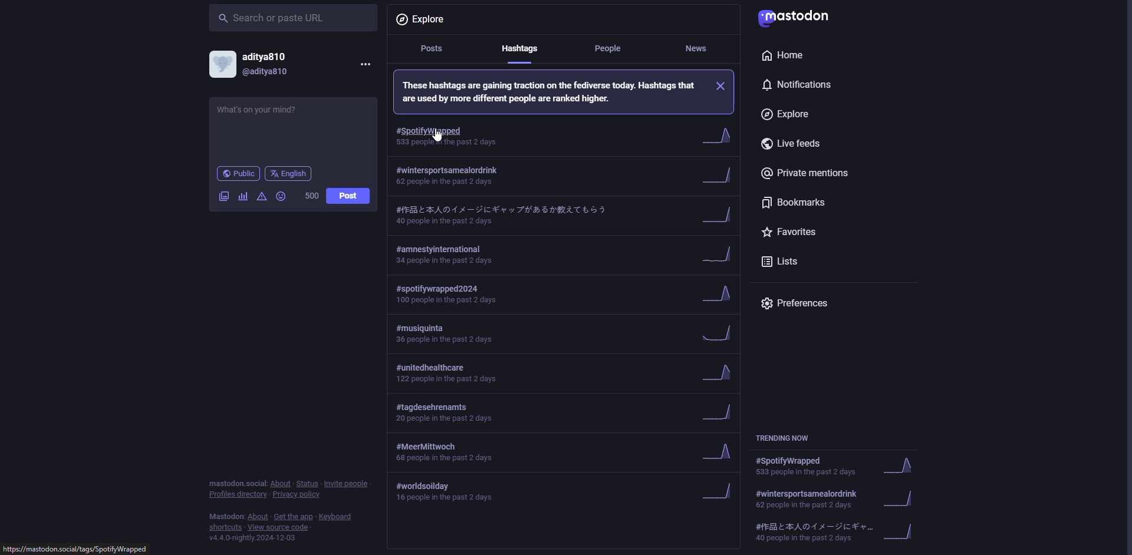  Describe the element at coordinates (718, 333) in the screenshot. I see `trend` at that location.